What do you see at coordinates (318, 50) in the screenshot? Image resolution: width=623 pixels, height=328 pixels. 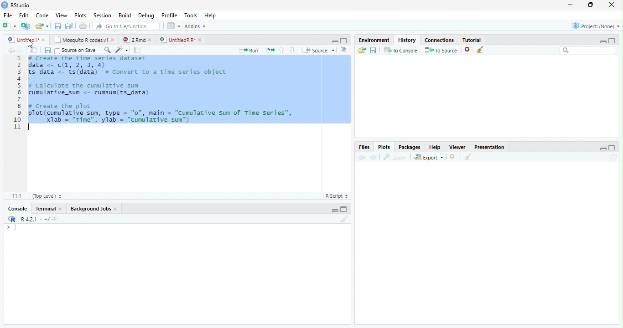 I see `Source` at bounding box center [318, 50].